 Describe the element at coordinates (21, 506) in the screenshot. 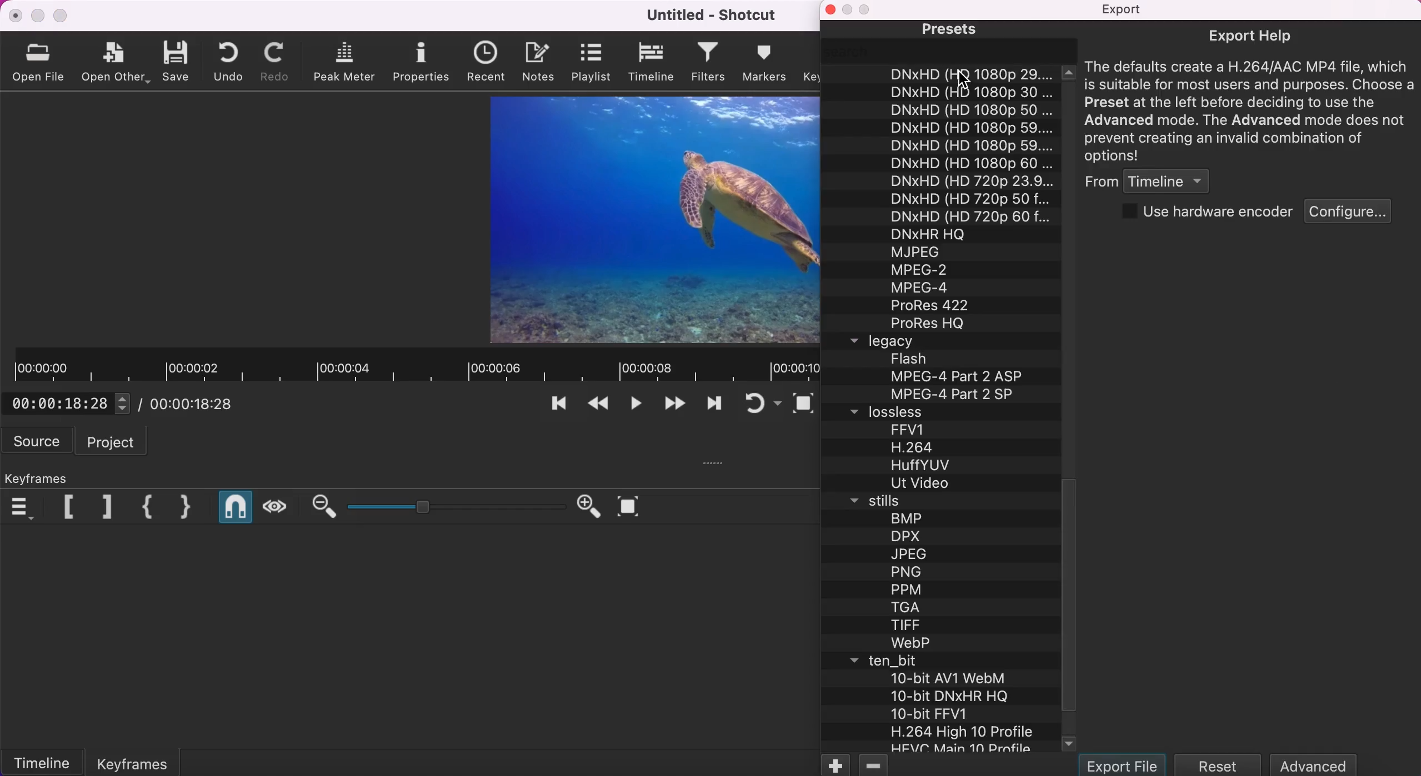

I see `keyframes menu` at that location.